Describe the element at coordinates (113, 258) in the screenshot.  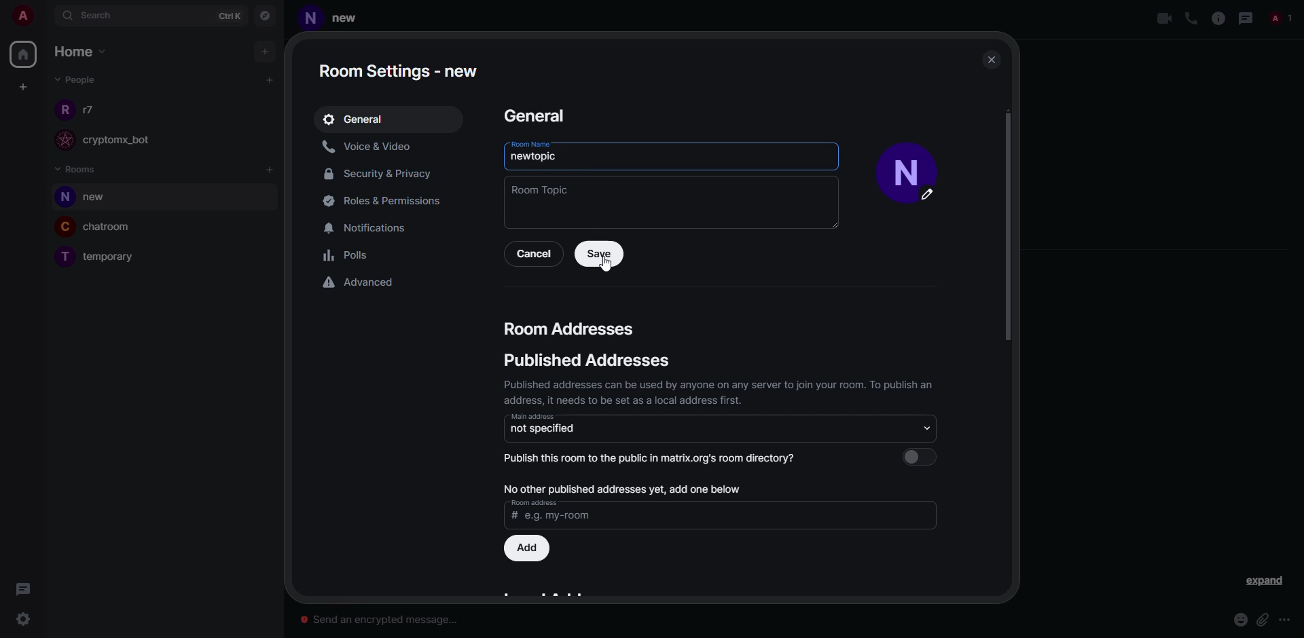
I see `room` at that location.